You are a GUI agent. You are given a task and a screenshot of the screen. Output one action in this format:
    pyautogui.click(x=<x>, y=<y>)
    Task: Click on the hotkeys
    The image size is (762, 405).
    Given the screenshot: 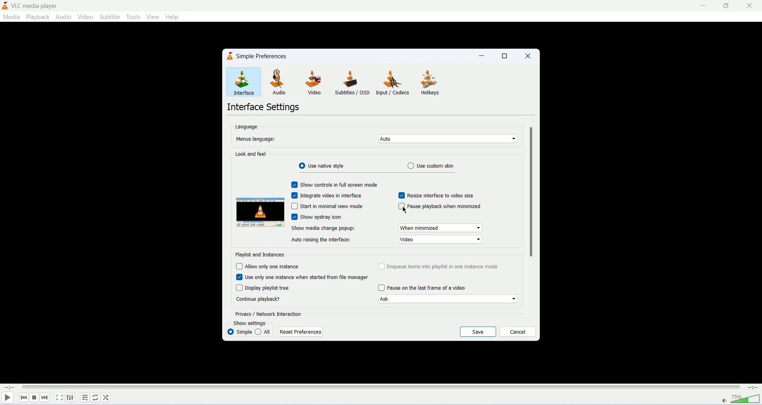 What is the action you would take?
    pyautogui.click(x=429, y=84)
    